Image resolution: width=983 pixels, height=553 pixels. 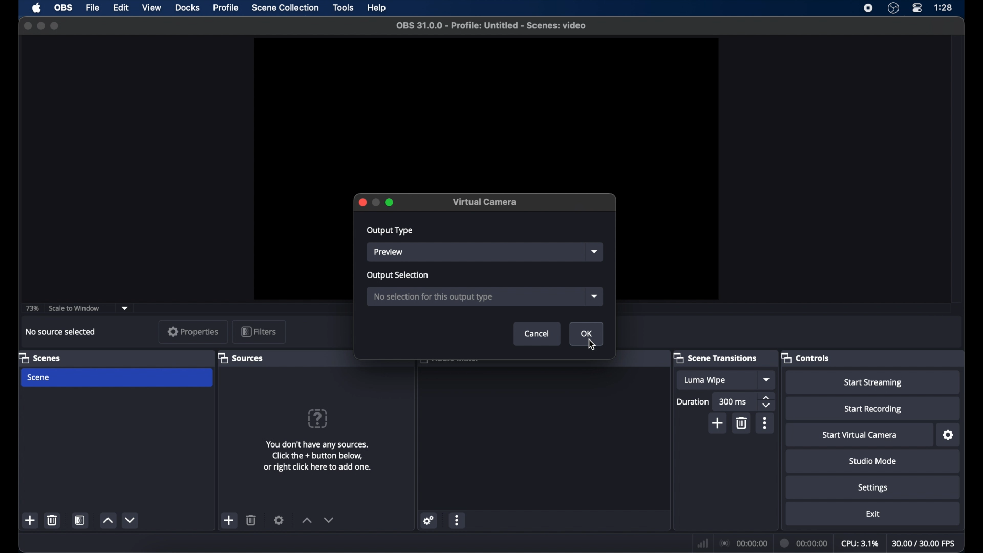 I want to click on no selection for this output type, so click(x=474, y=296).